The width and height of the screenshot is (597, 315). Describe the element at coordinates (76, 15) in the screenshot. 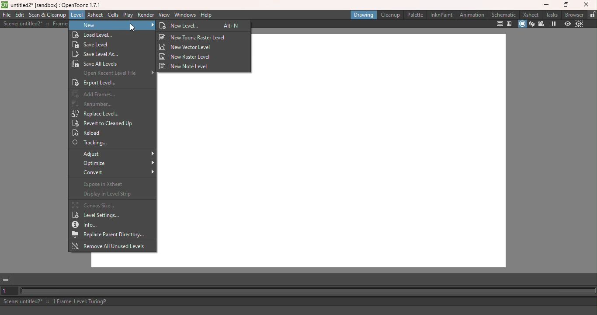

I see `Level` at that location.